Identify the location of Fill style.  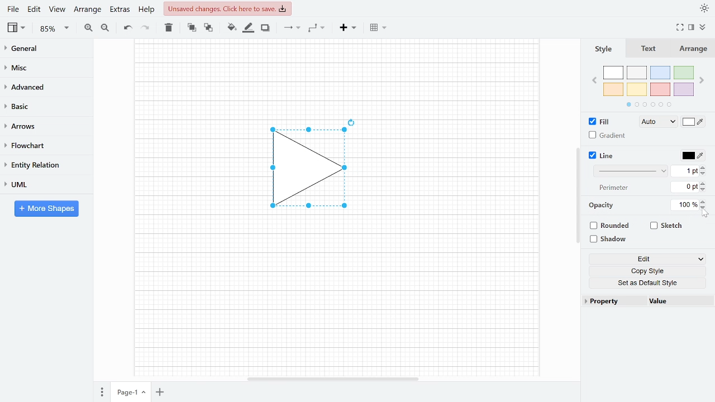
(656, 122).